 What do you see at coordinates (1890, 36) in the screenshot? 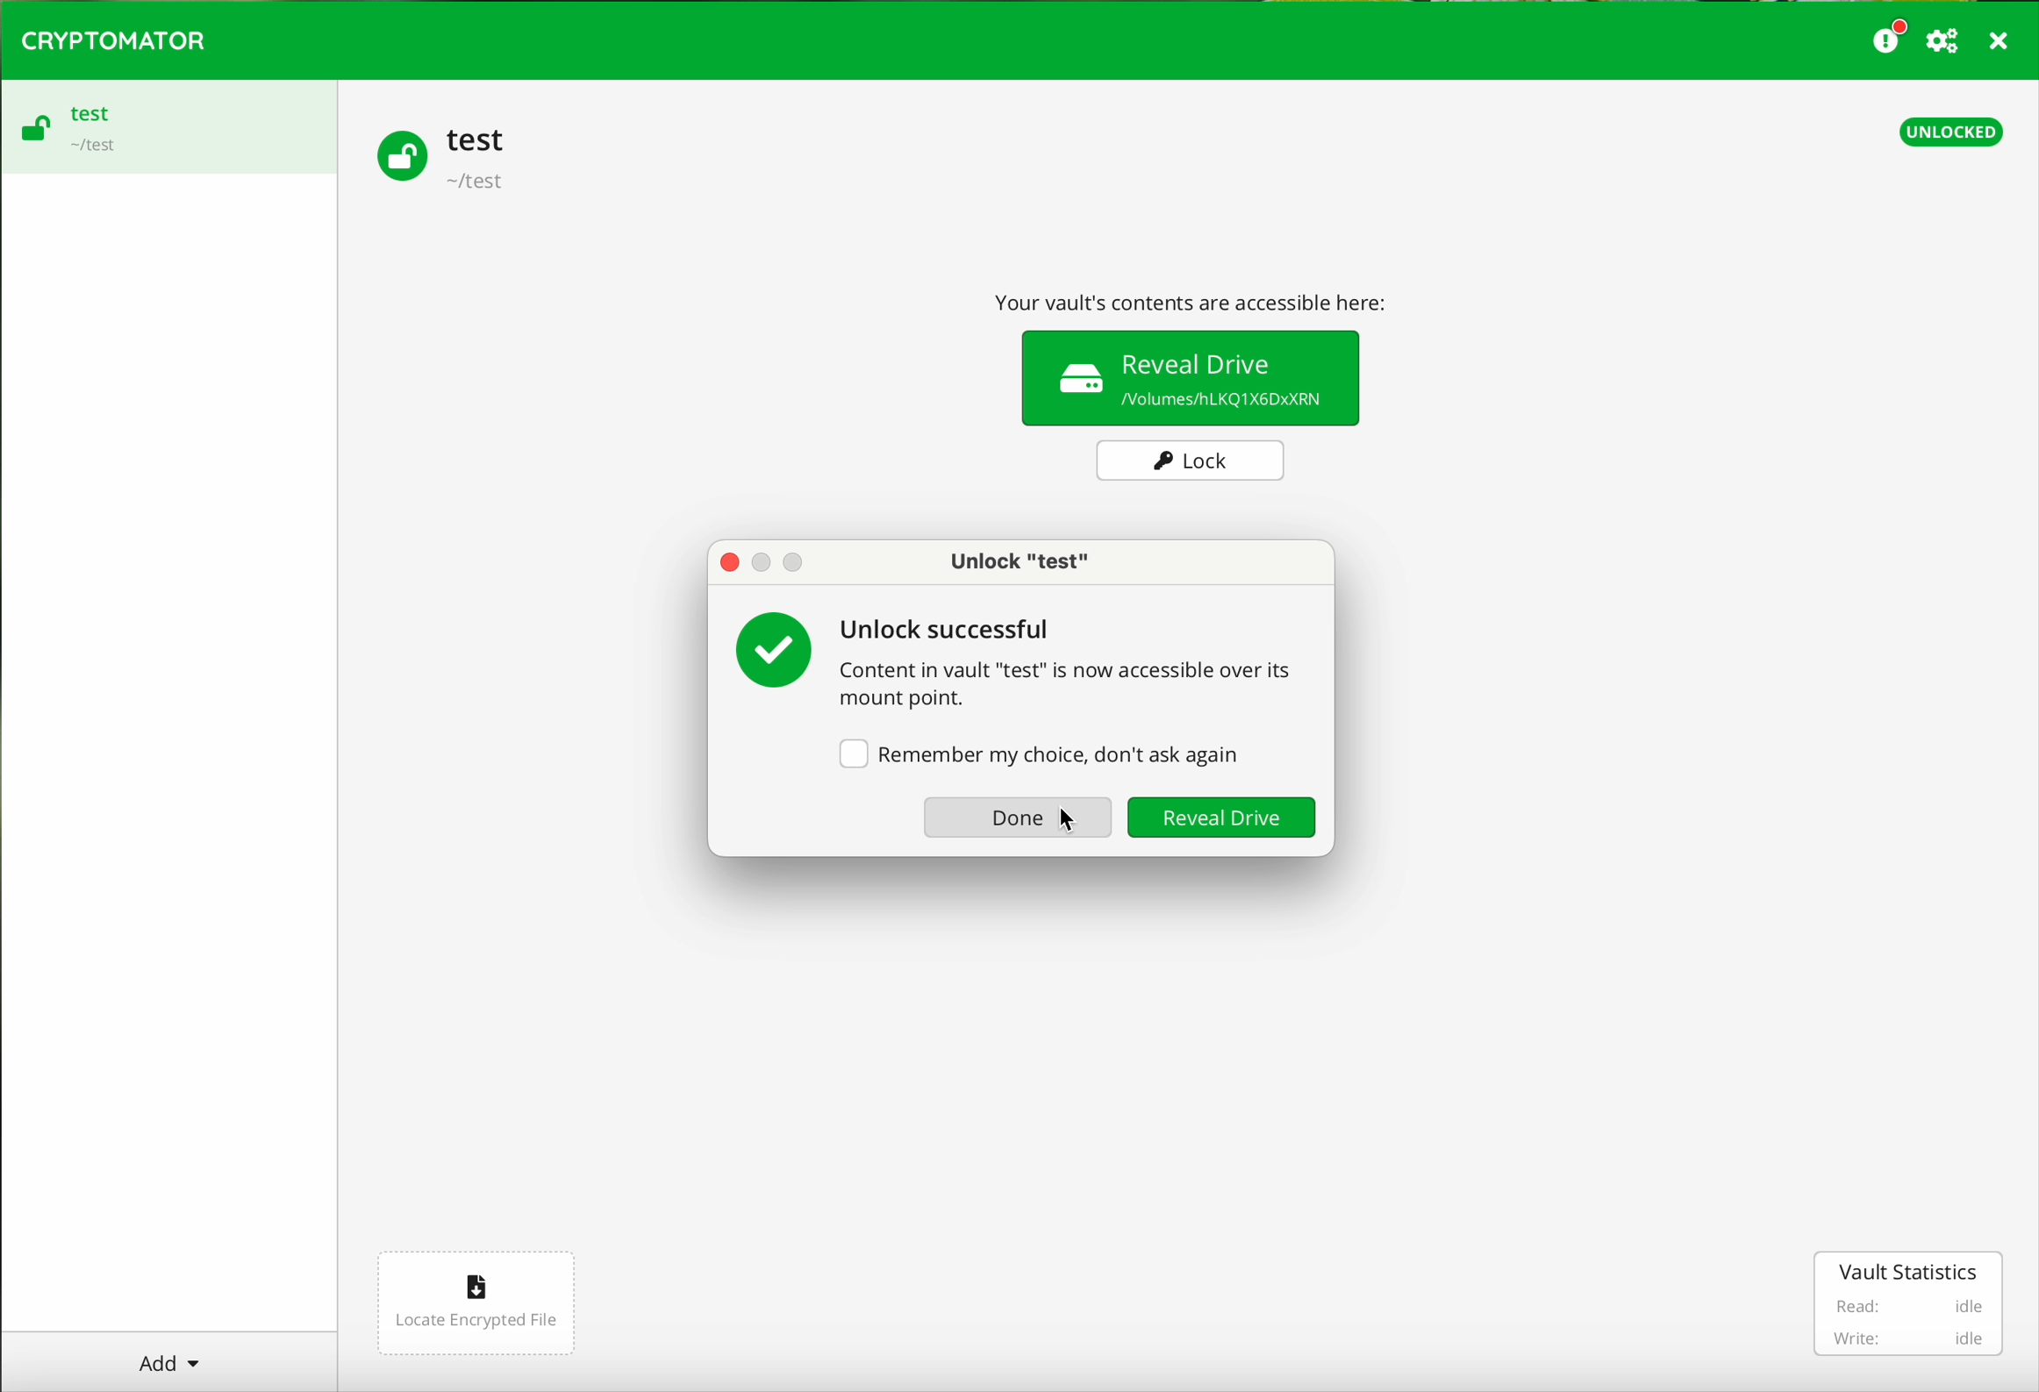
I see `donate` at bounding box center [1890, 36].